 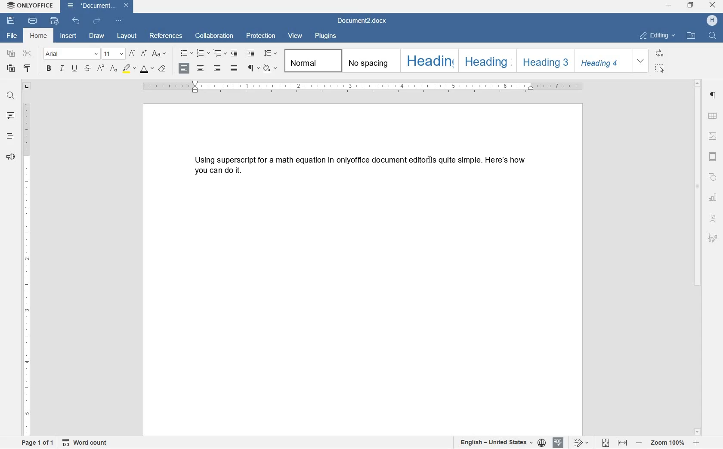 I want to click on ruler, so click(x=27, y=271).